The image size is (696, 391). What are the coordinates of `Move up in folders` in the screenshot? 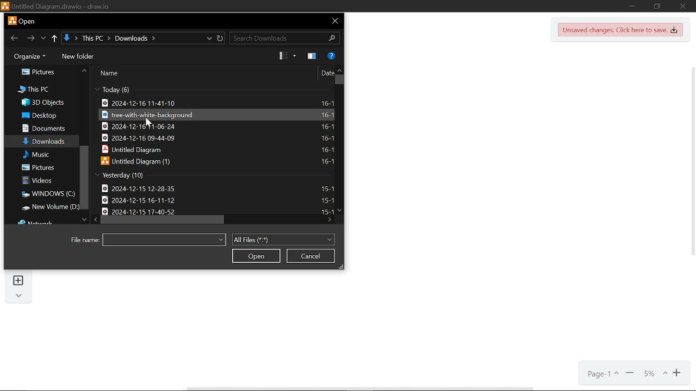 It's located at (84, 70).